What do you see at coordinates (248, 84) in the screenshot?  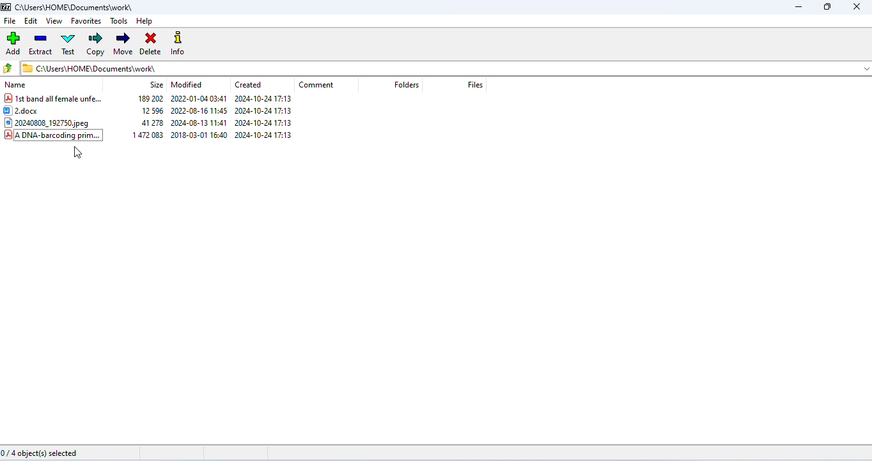 I see `created` at bounding box center [248, 84].